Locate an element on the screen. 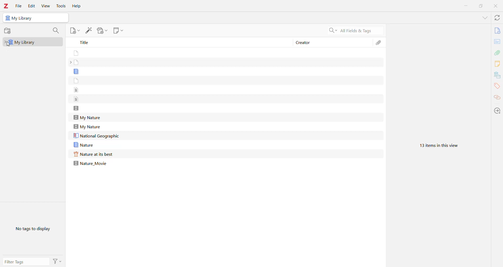  Abstract is located at coordinates (498, 42).